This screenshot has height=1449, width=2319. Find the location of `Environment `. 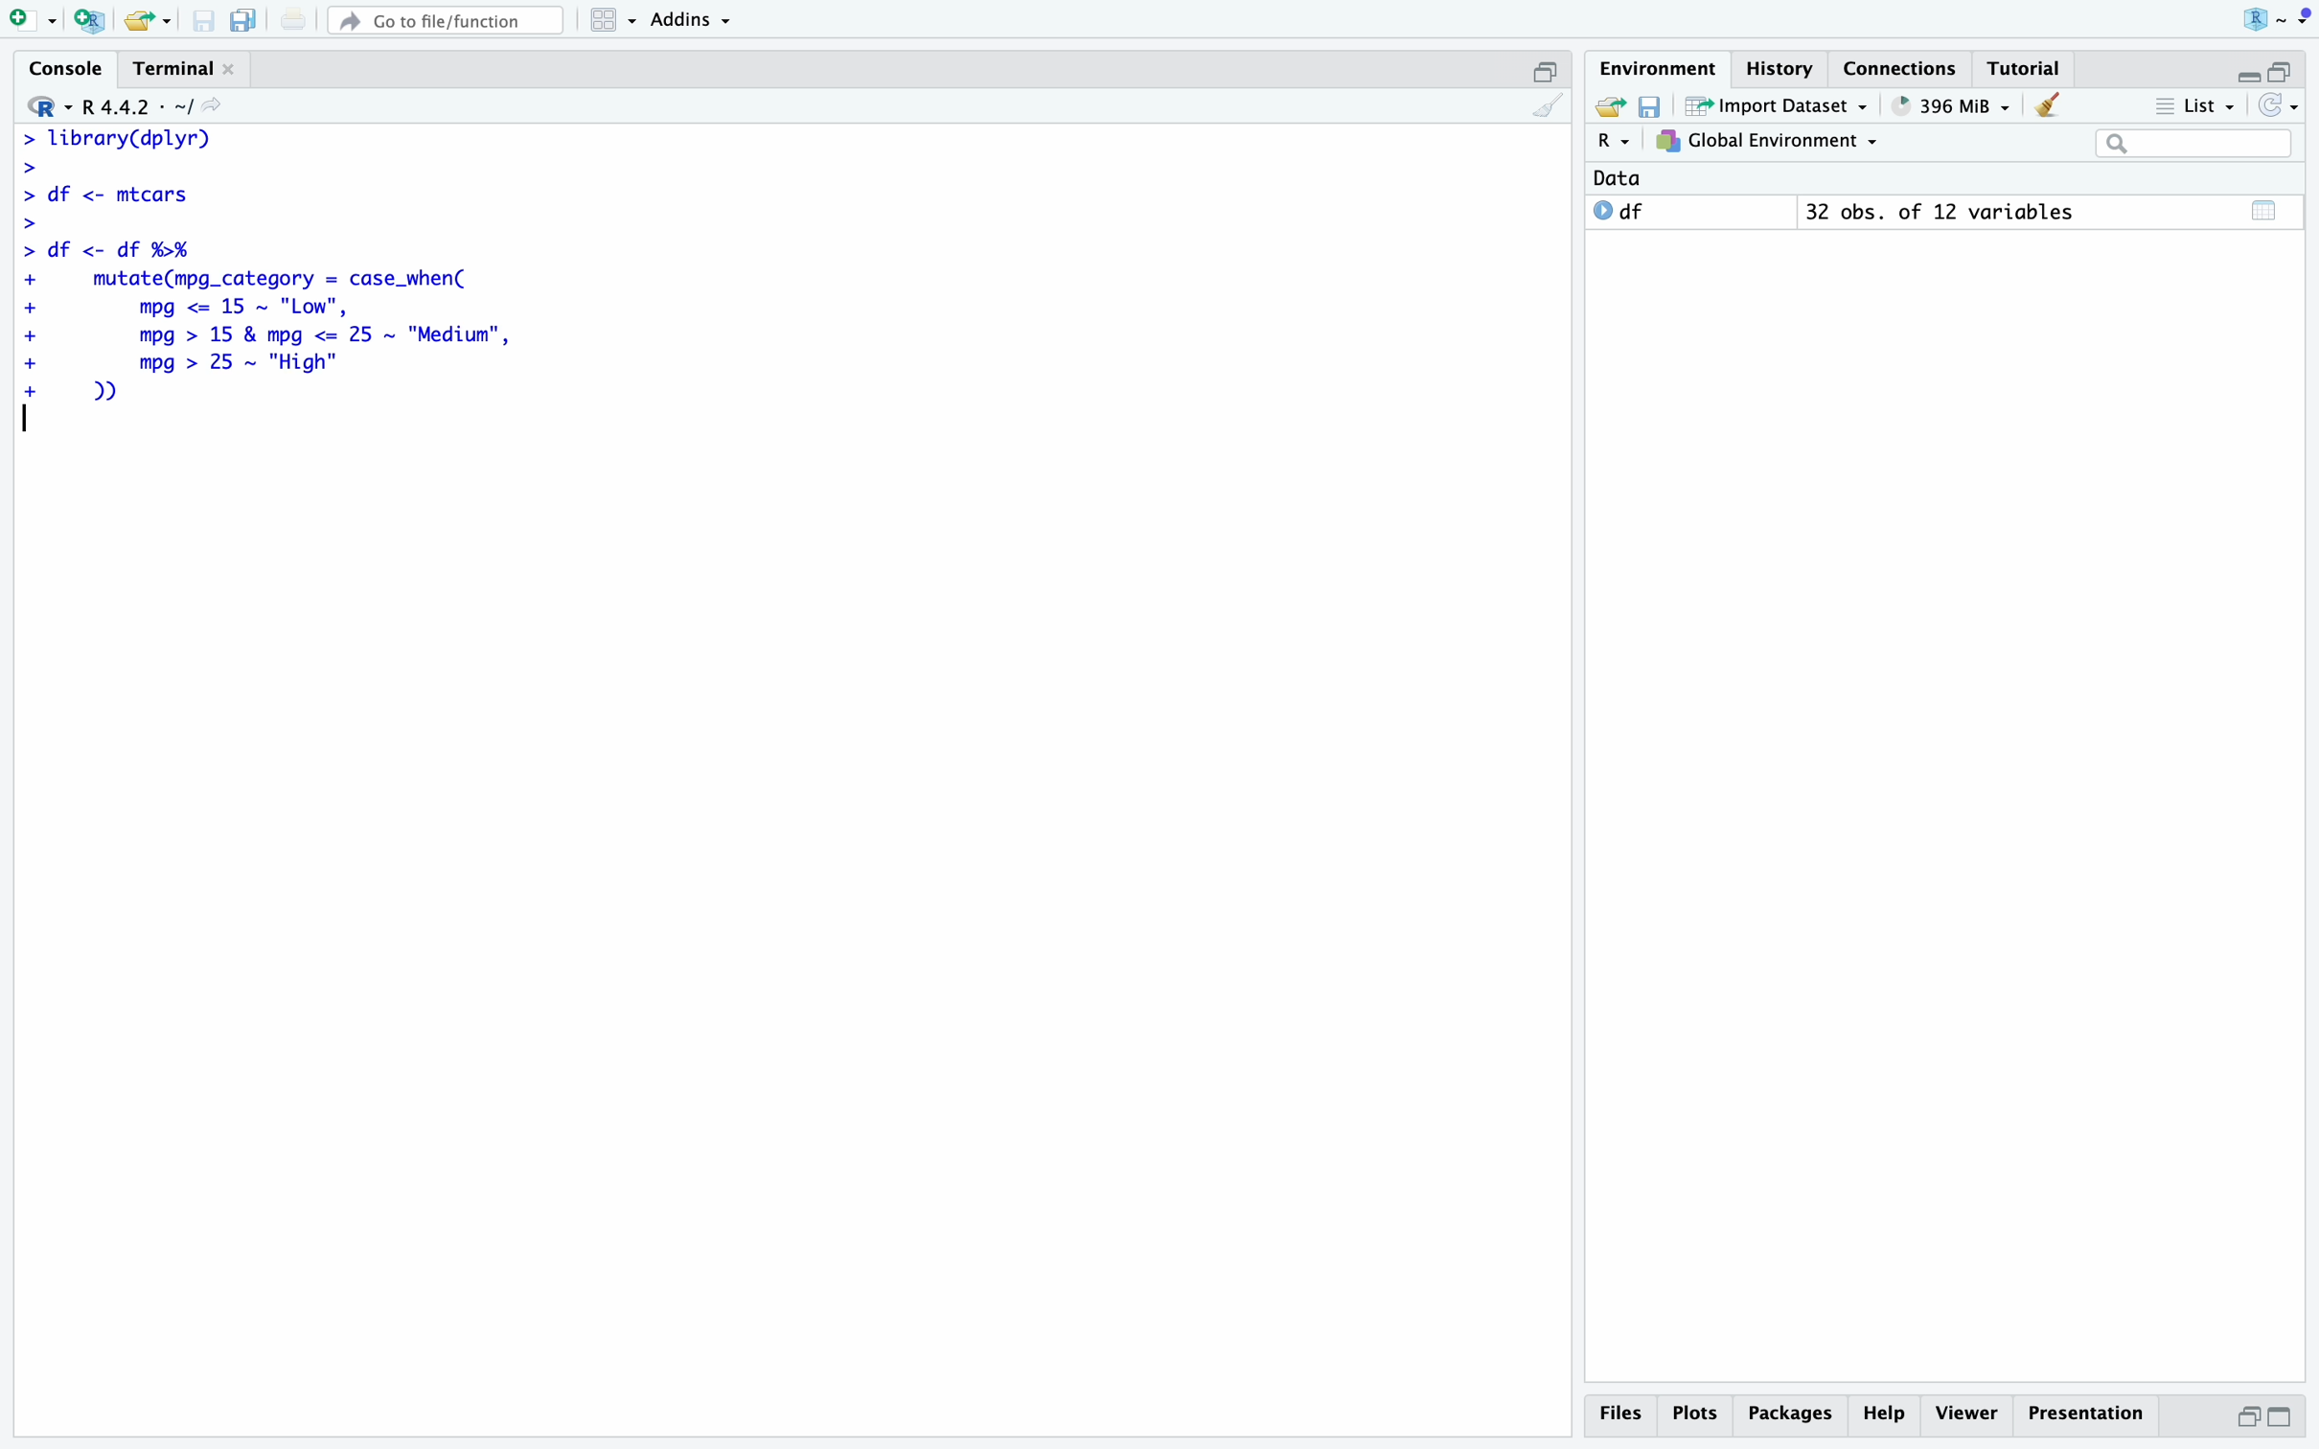

Environment  is located at coordinates (1662, 68).